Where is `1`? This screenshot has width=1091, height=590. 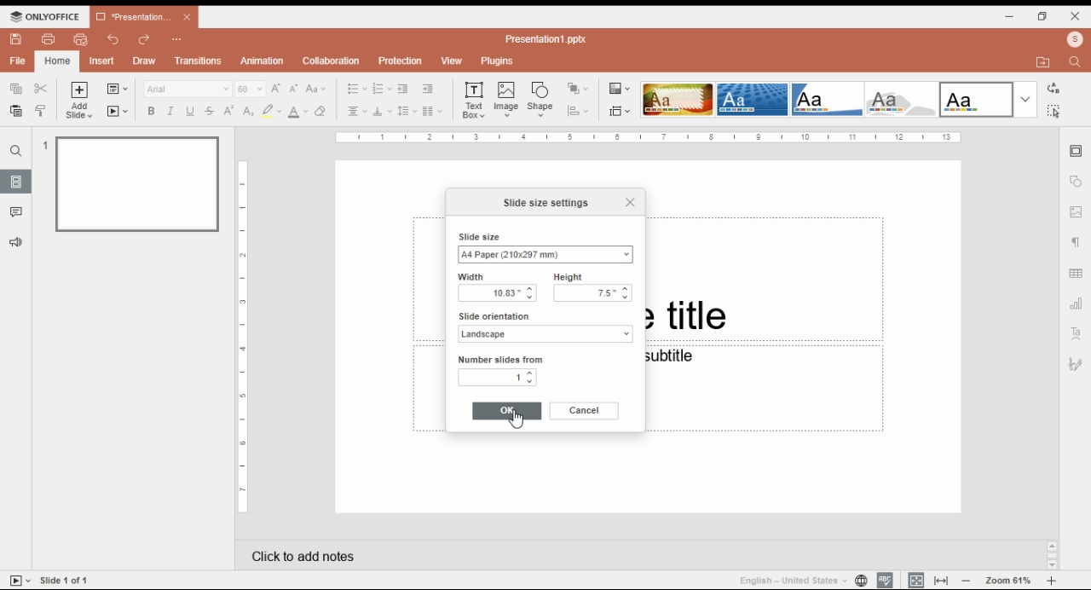
1 is located at coordinates (499, 378).